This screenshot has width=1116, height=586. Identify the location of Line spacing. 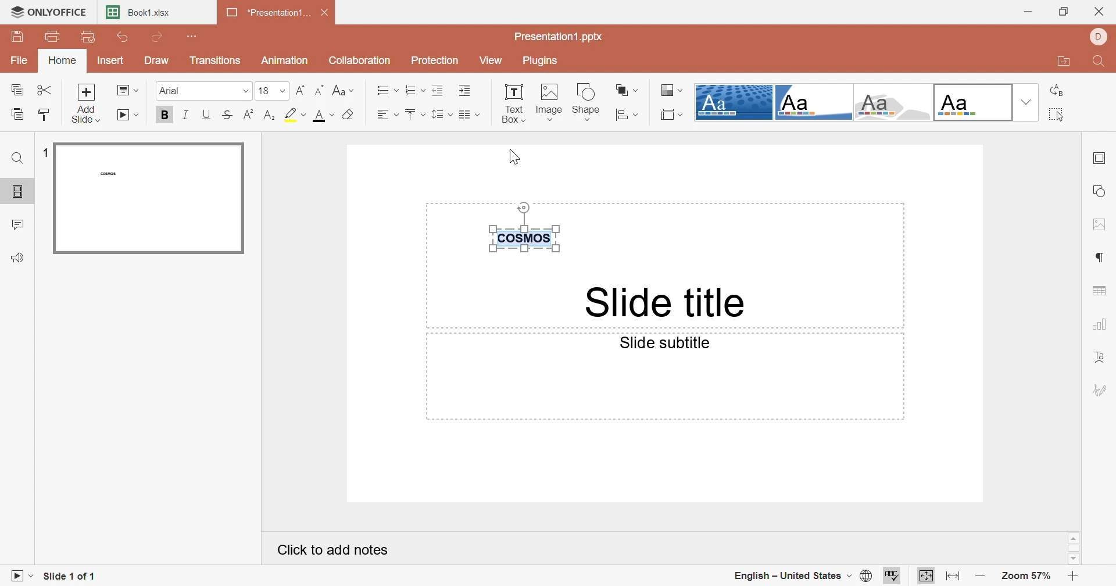
(439, 115).